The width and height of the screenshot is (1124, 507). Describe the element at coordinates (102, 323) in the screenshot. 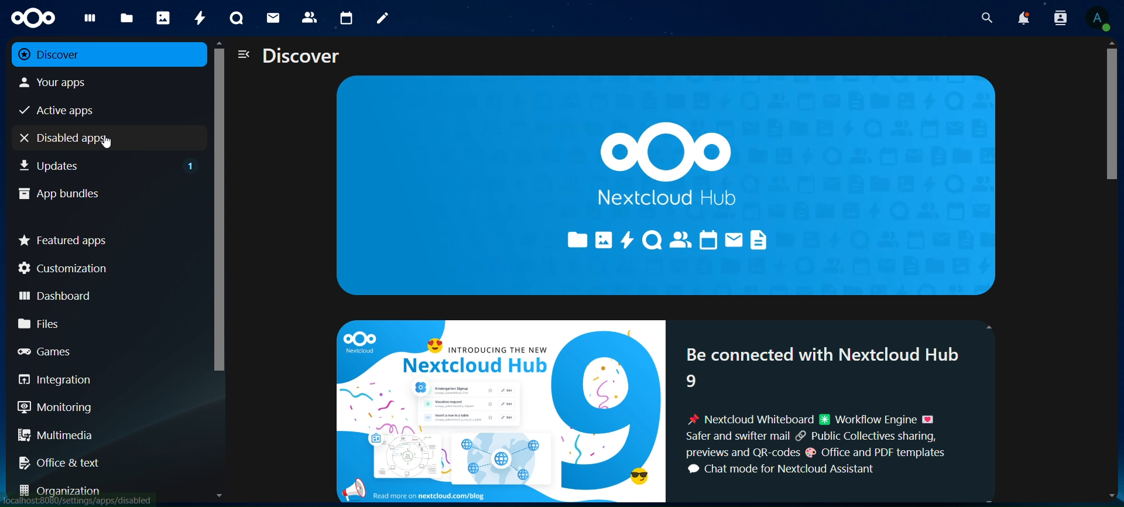

I see `files` at that location.